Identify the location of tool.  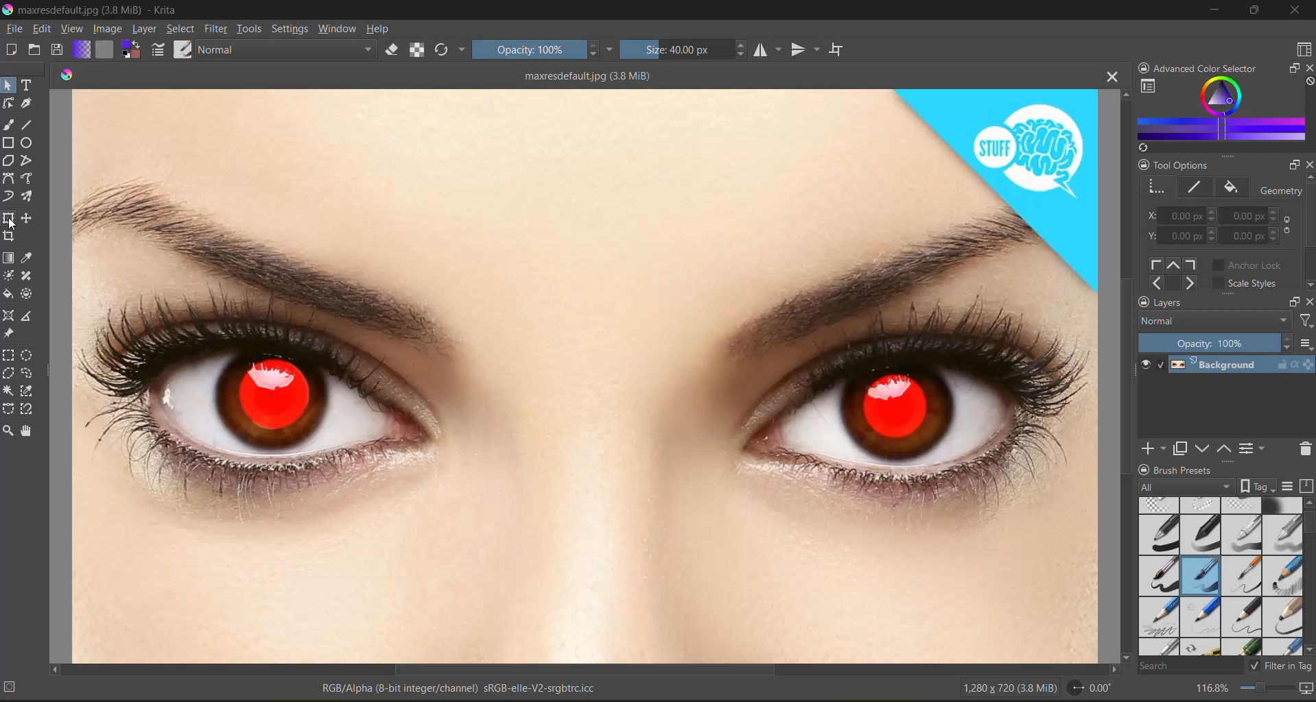
(10, 143).